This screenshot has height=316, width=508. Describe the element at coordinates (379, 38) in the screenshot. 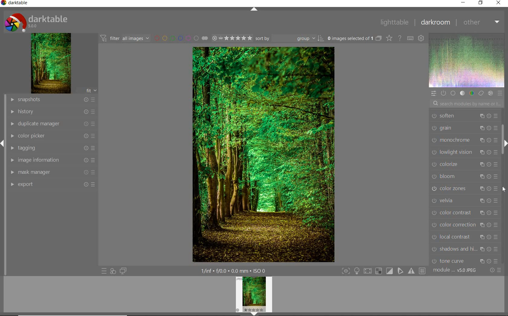

I see `COLLAPSE GROUPED IMAGES` at that location.